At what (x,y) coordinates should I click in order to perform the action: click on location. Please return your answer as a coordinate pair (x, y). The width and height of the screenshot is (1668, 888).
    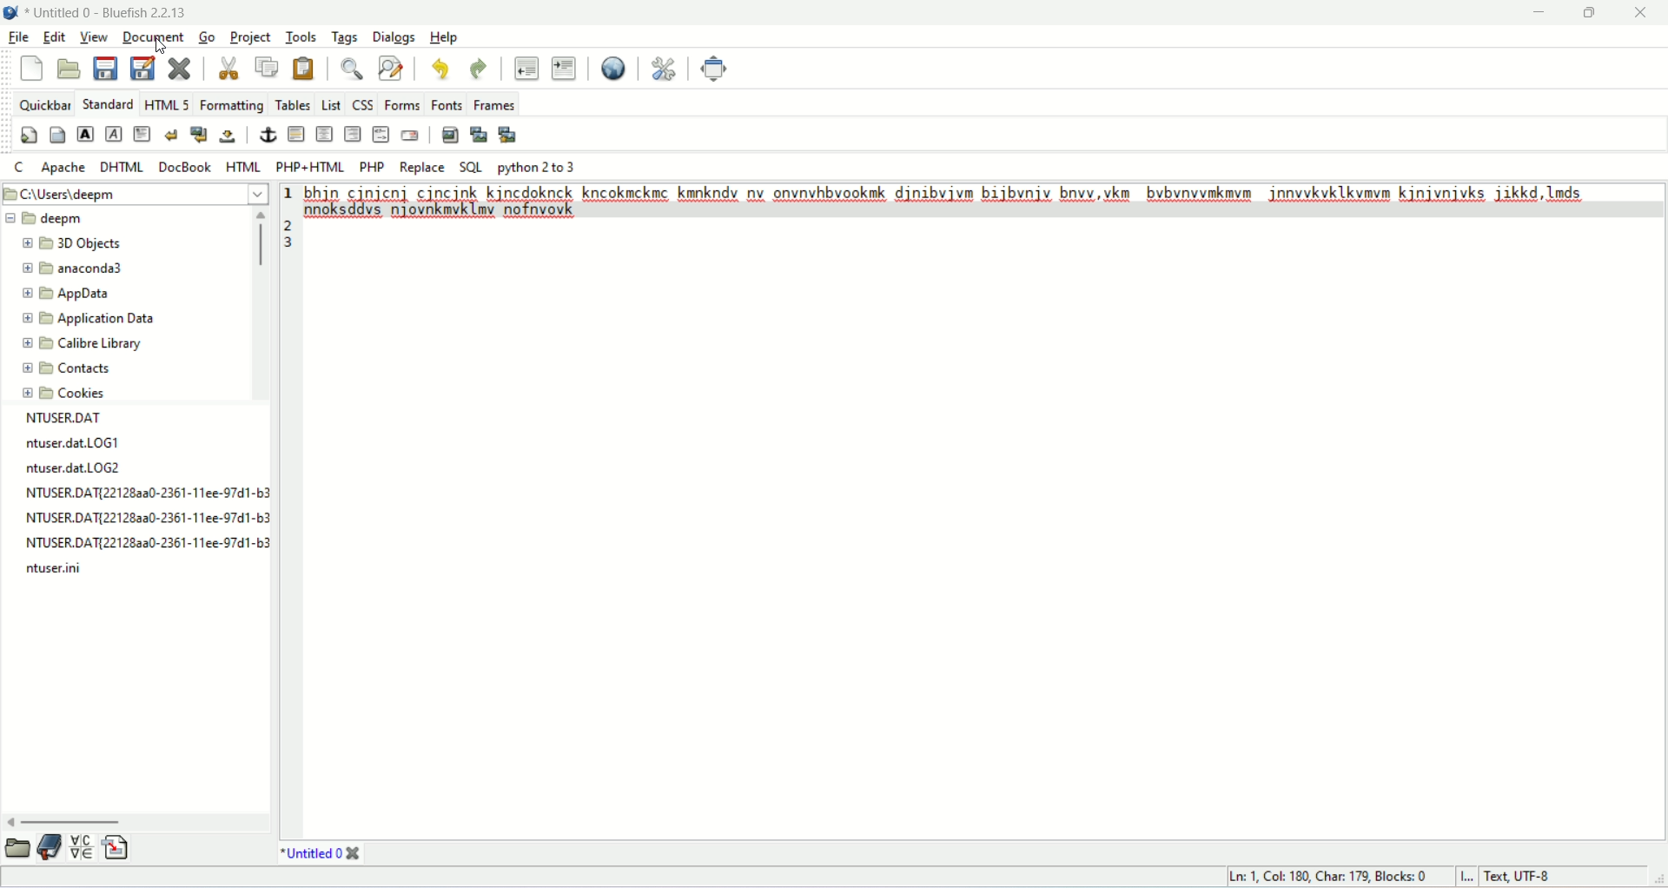
    Looking at the image, I should click on (138, 195).